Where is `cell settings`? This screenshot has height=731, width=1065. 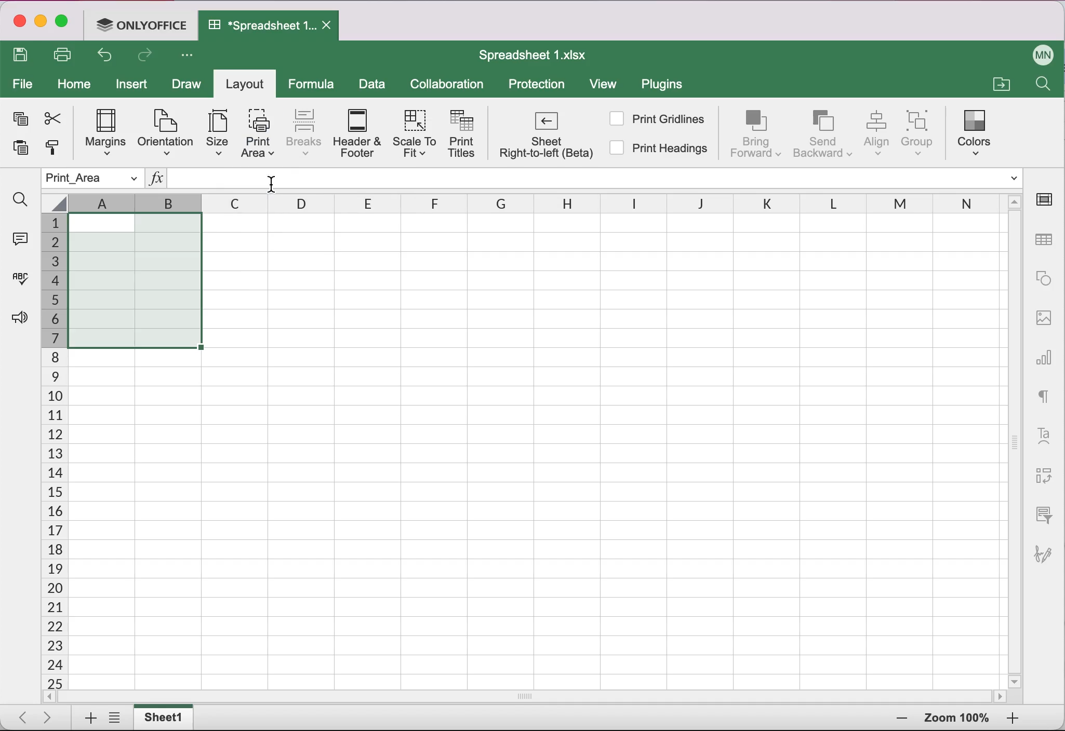 cell settings is located at coordinates (1048, 199).